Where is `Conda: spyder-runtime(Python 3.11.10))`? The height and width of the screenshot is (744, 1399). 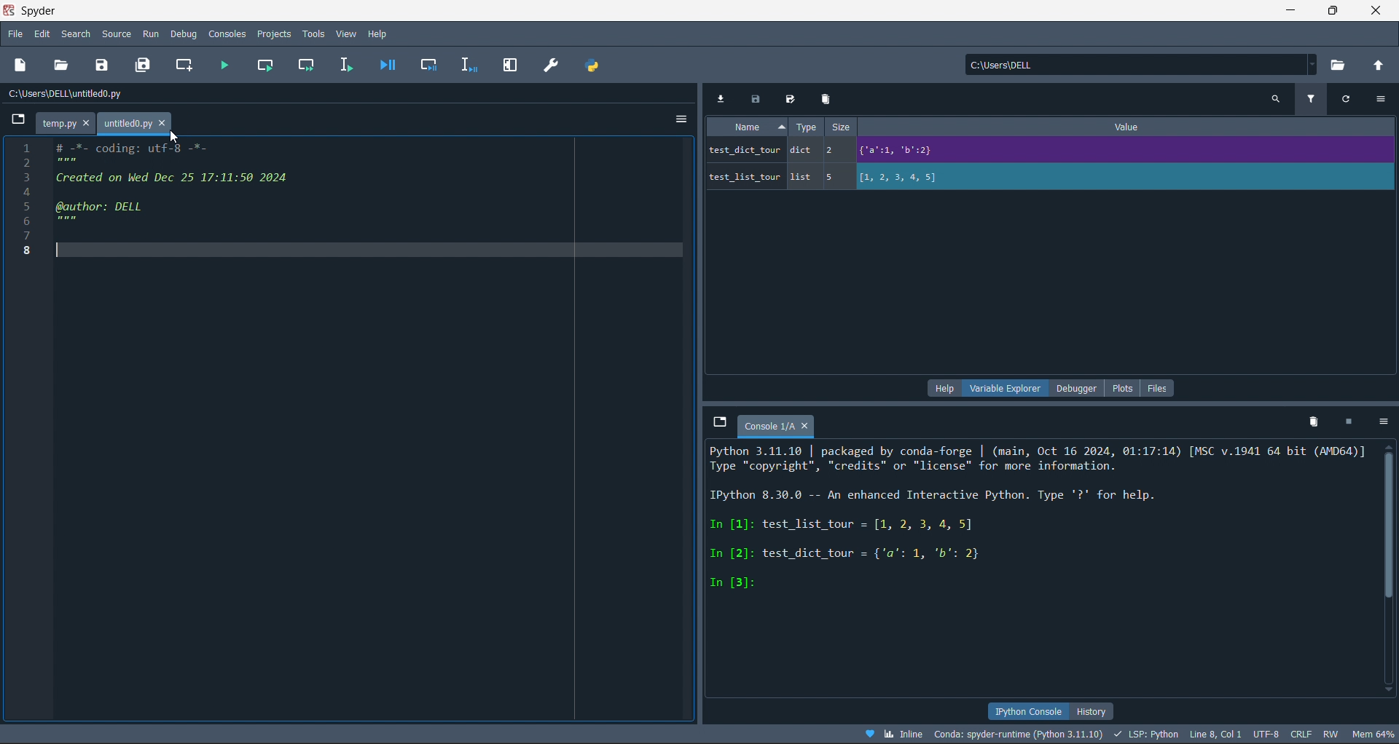 Conda: spyder-runtime(Python 3.11.10)) is located at coordinates (1019, 734).